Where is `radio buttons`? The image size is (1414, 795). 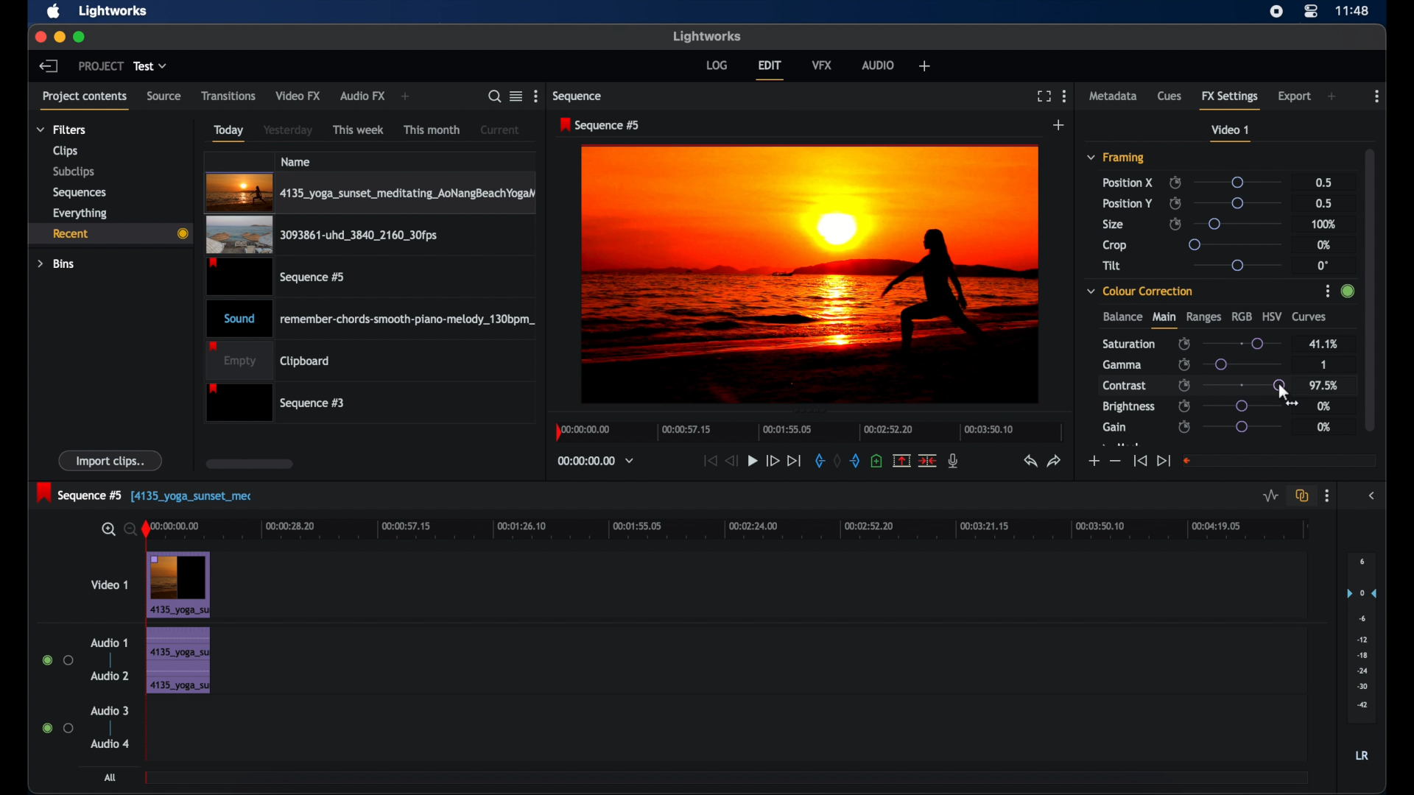 radio buttons is located at coordinates (58, 660).